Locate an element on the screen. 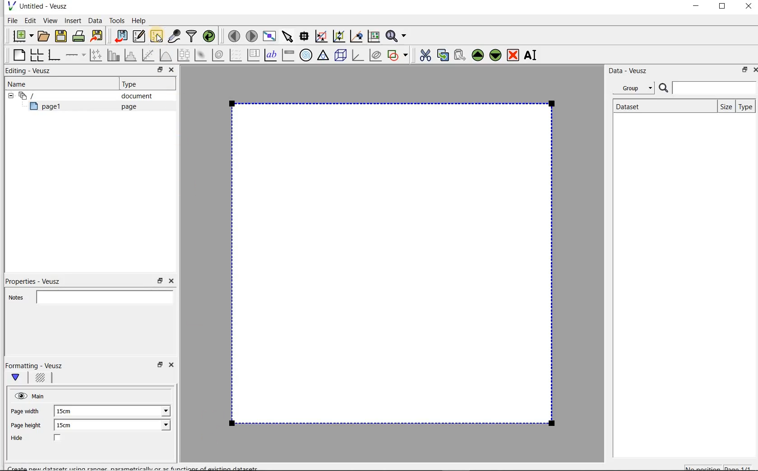 The height and width of the screenshot is (471, 758). Background is located at coordinates (42, 379).